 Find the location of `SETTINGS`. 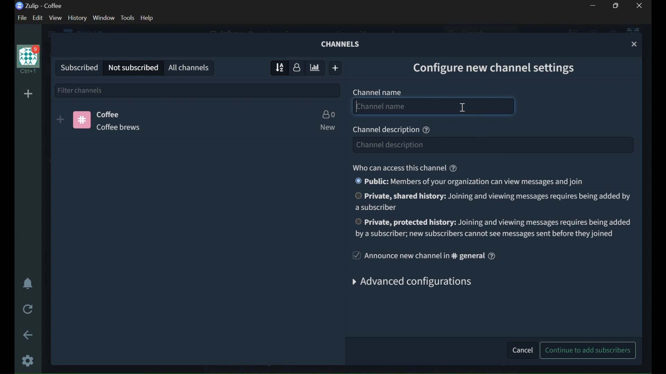

SETTINGS is located at coordinates (28, 360).